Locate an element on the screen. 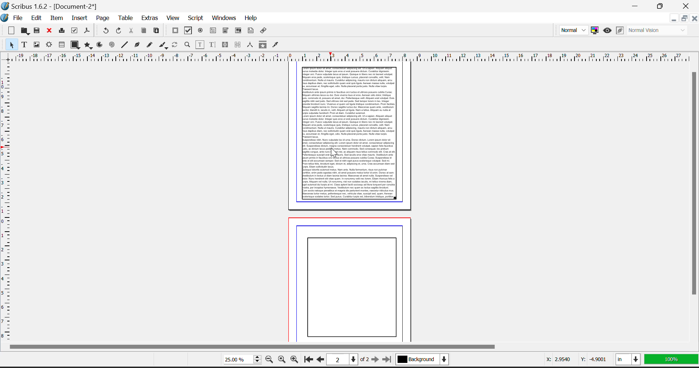  Print is located at coordinates (62, 32).